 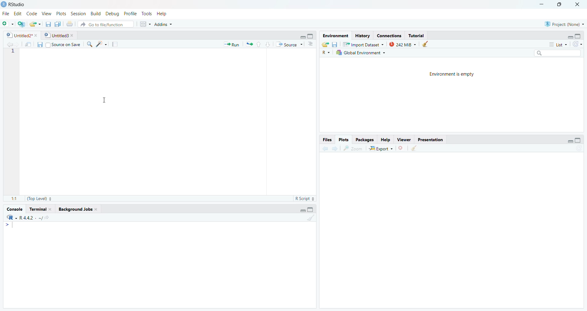 What do you see at coordinates (17, 44) in the screenshot?
I see `move forward` at bounding box center [17, 44].